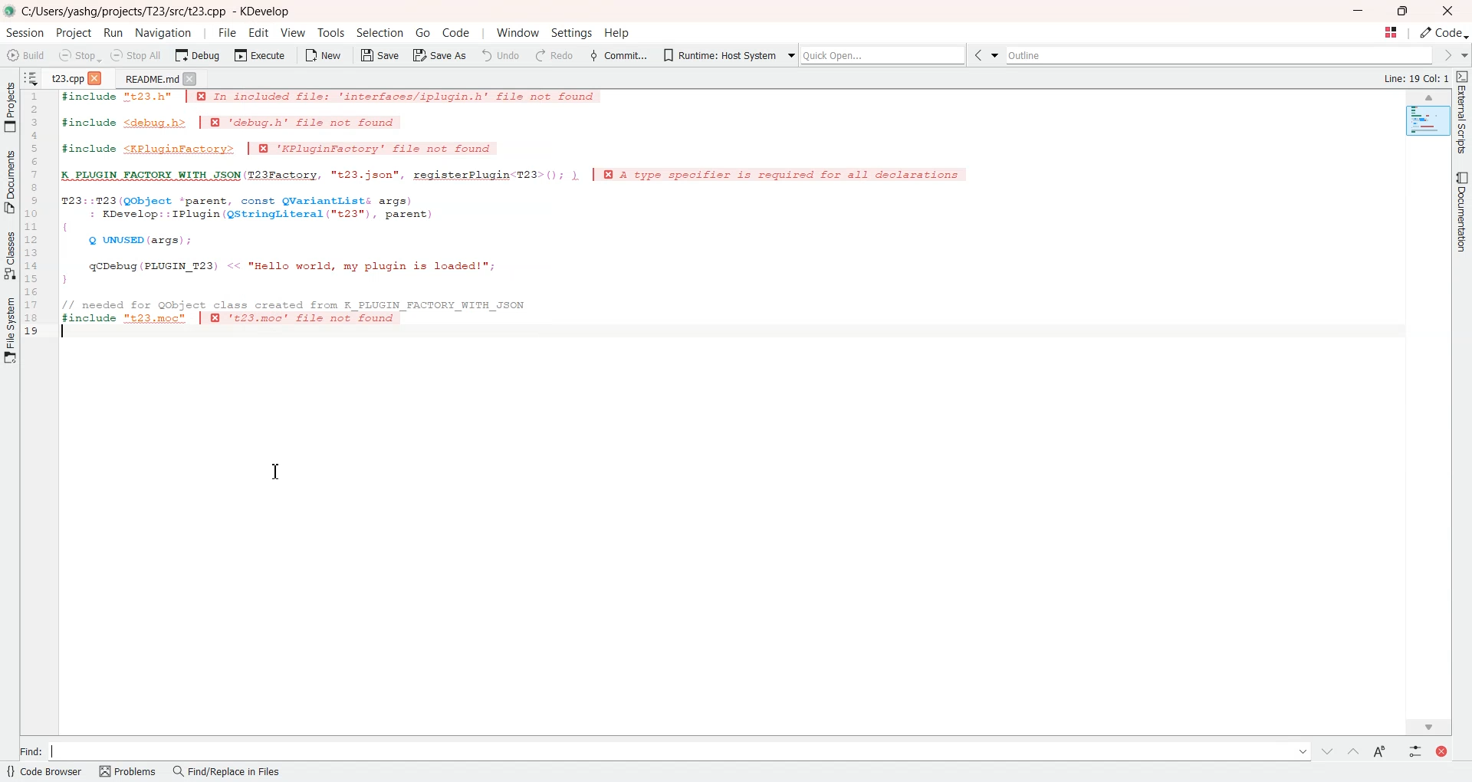 This screenshot has width=1472, height=782. I want to click on Close, so click(191, 78).